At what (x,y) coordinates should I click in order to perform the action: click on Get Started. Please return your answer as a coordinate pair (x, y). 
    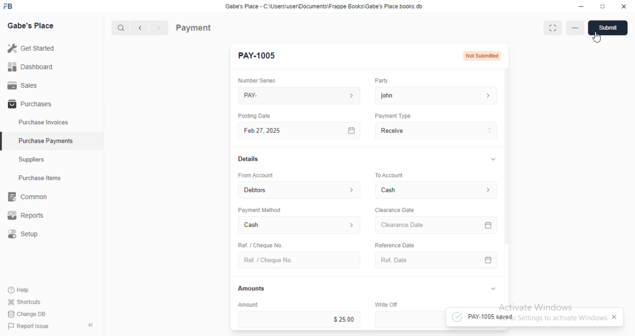
    Looking at the image, I should click on (31, 48).